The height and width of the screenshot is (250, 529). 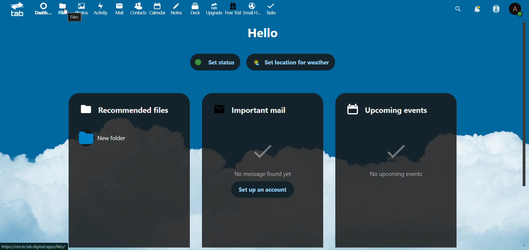 I want to click on Free Trial, so click(x=233, y=8).